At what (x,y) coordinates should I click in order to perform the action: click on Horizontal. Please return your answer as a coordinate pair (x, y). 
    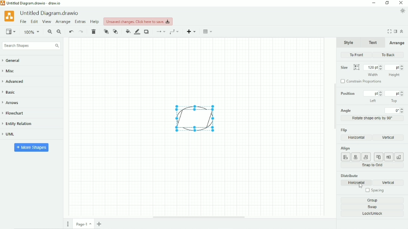
    Looking at the image, I should click on (357, 183).